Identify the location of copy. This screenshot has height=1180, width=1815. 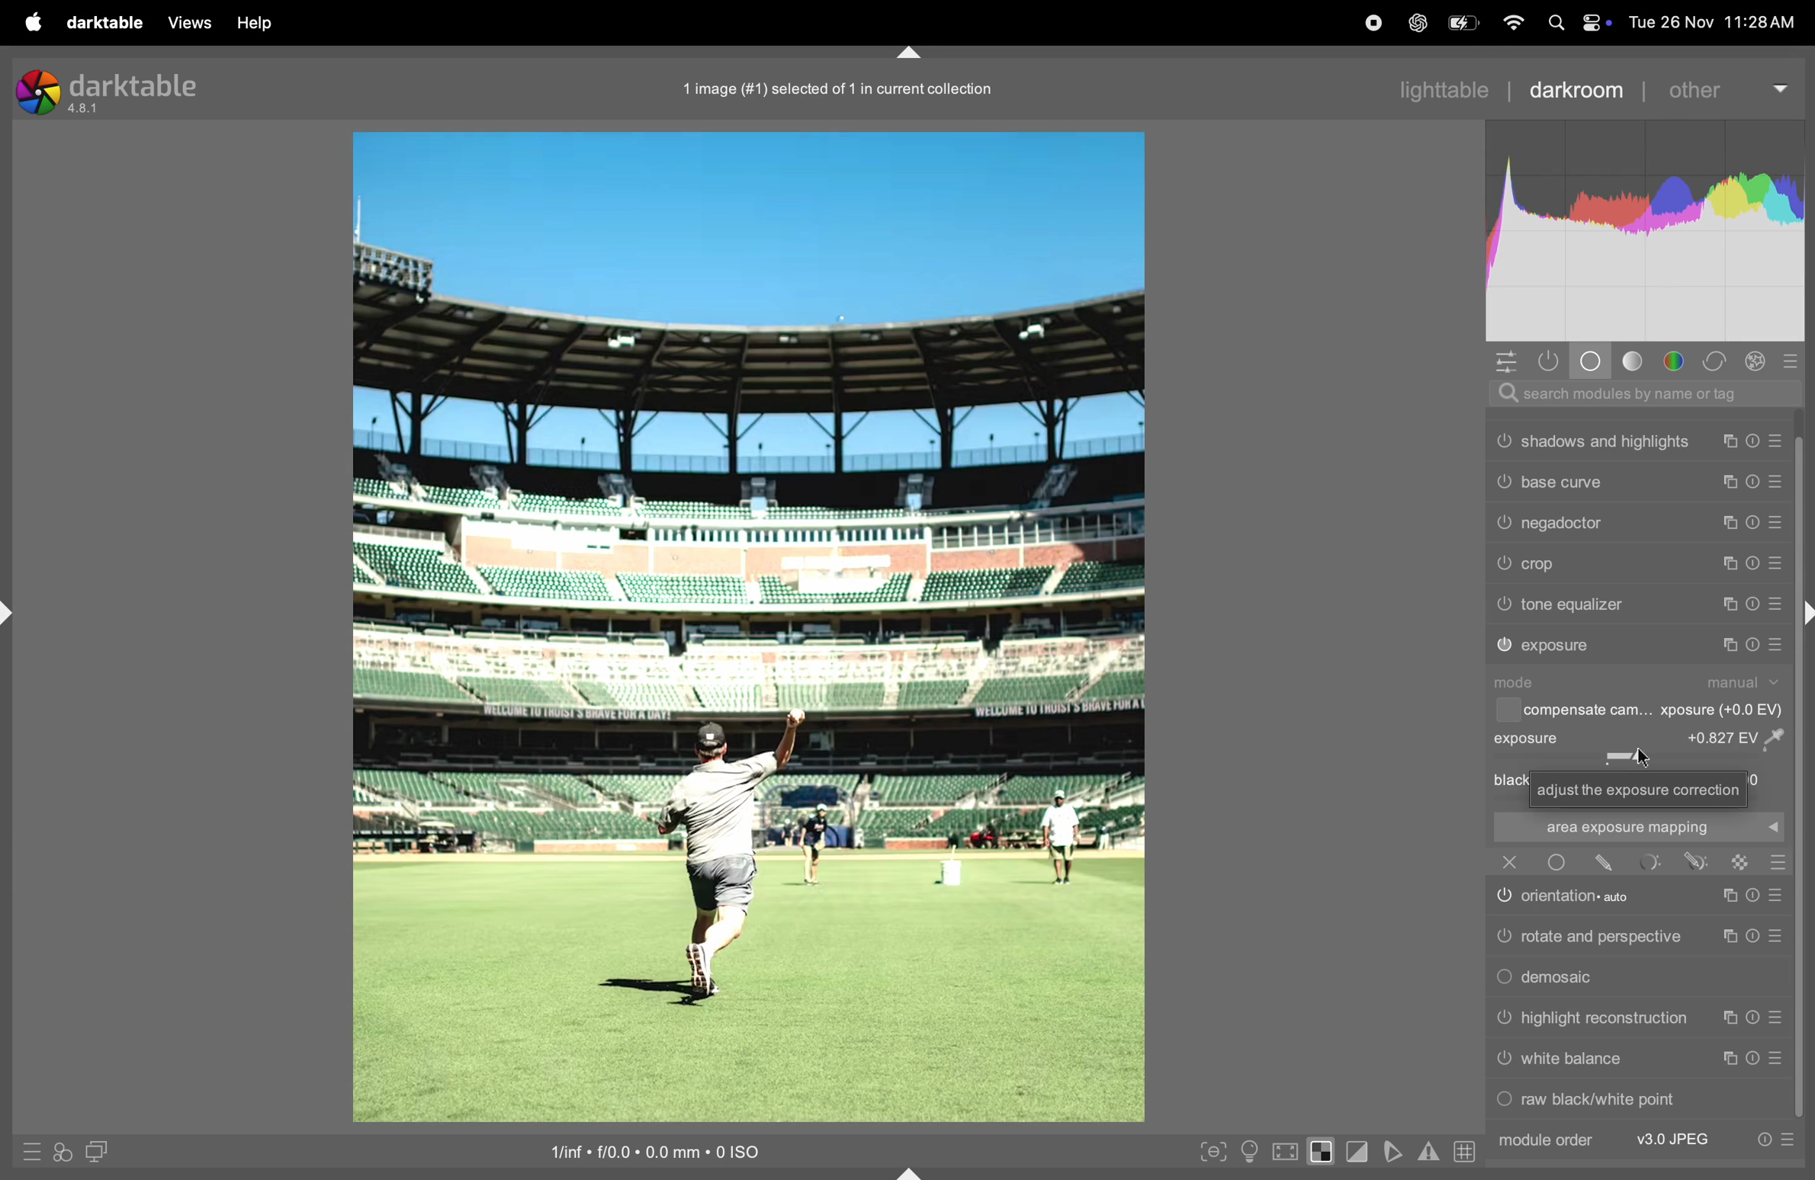
(1730, 483).